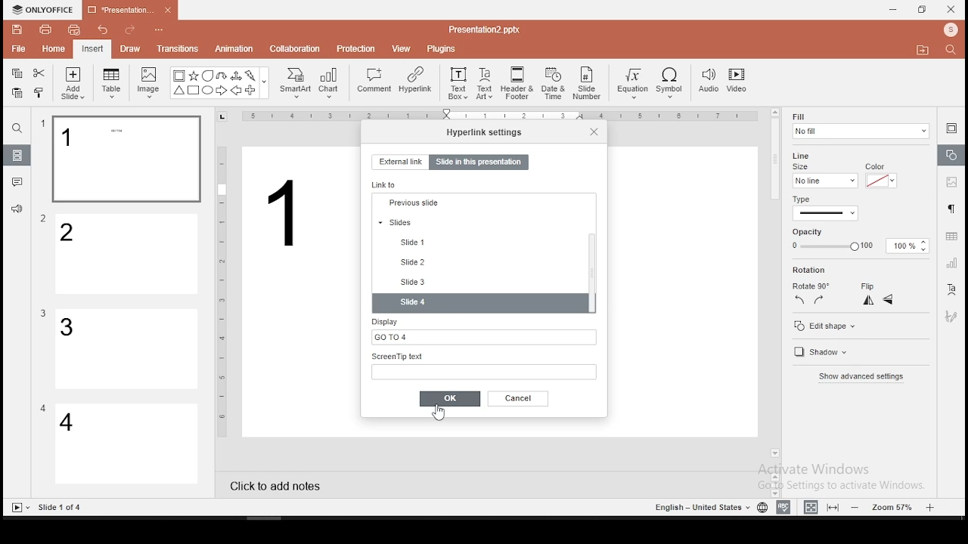 The width and height of the screenshot is (968, 544). What do you see at coordinates (17, 182) in the screenshot?
I see `comments` at bounding box center [17, 182].